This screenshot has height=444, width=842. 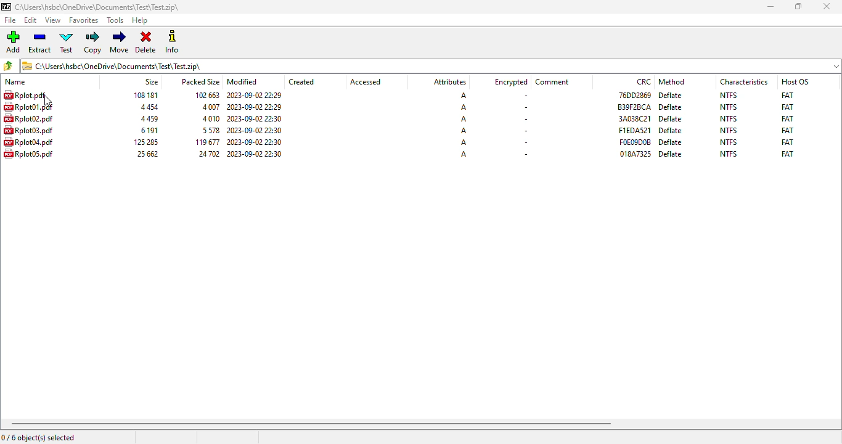 I want to click on cursor, so click(x=48, y=101).